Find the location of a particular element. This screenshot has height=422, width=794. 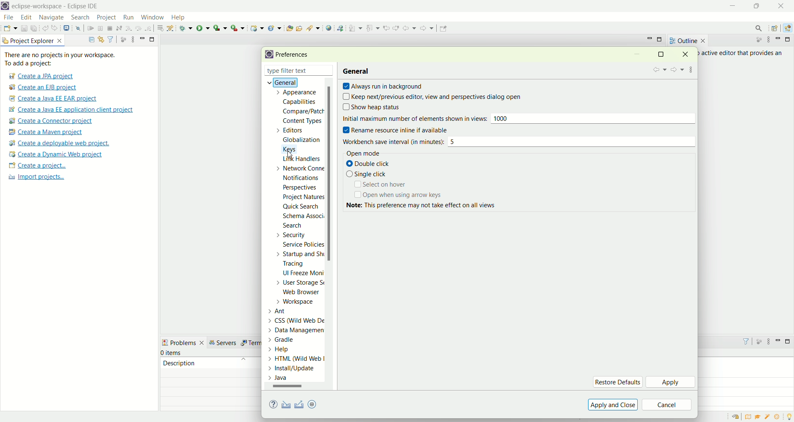

always run in background is located at coordinates (383, 87).